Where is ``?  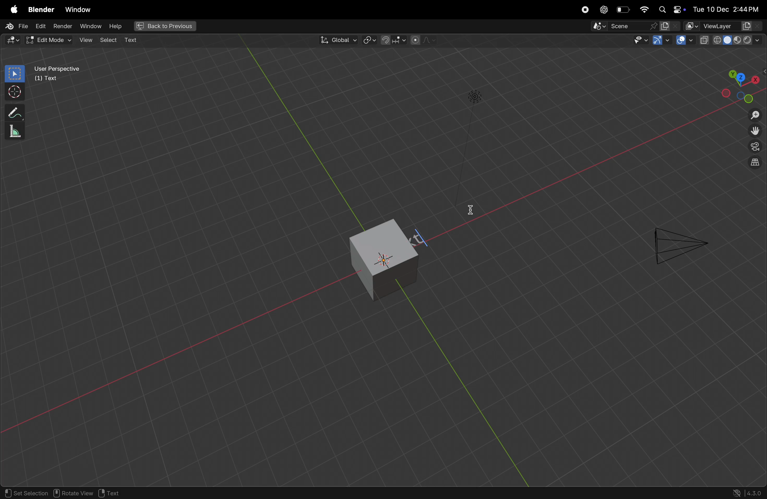  is located at coordinates (685, 40).